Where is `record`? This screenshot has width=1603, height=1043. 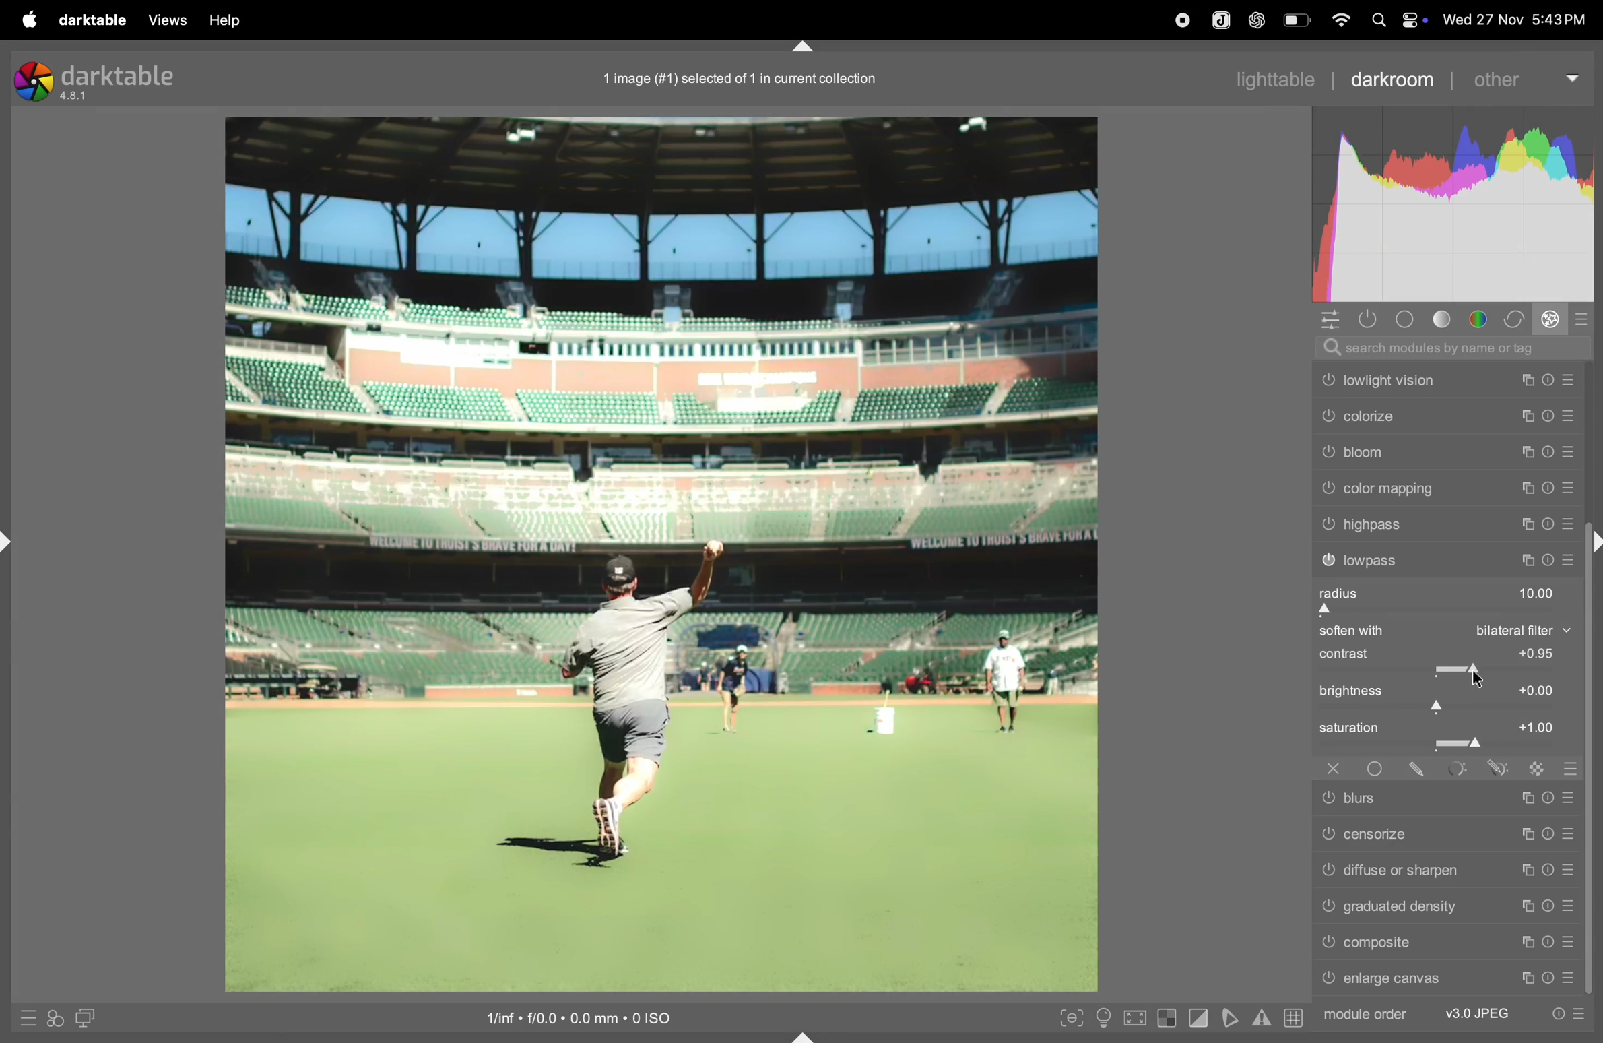
record is located at coordinates (1179, 20).